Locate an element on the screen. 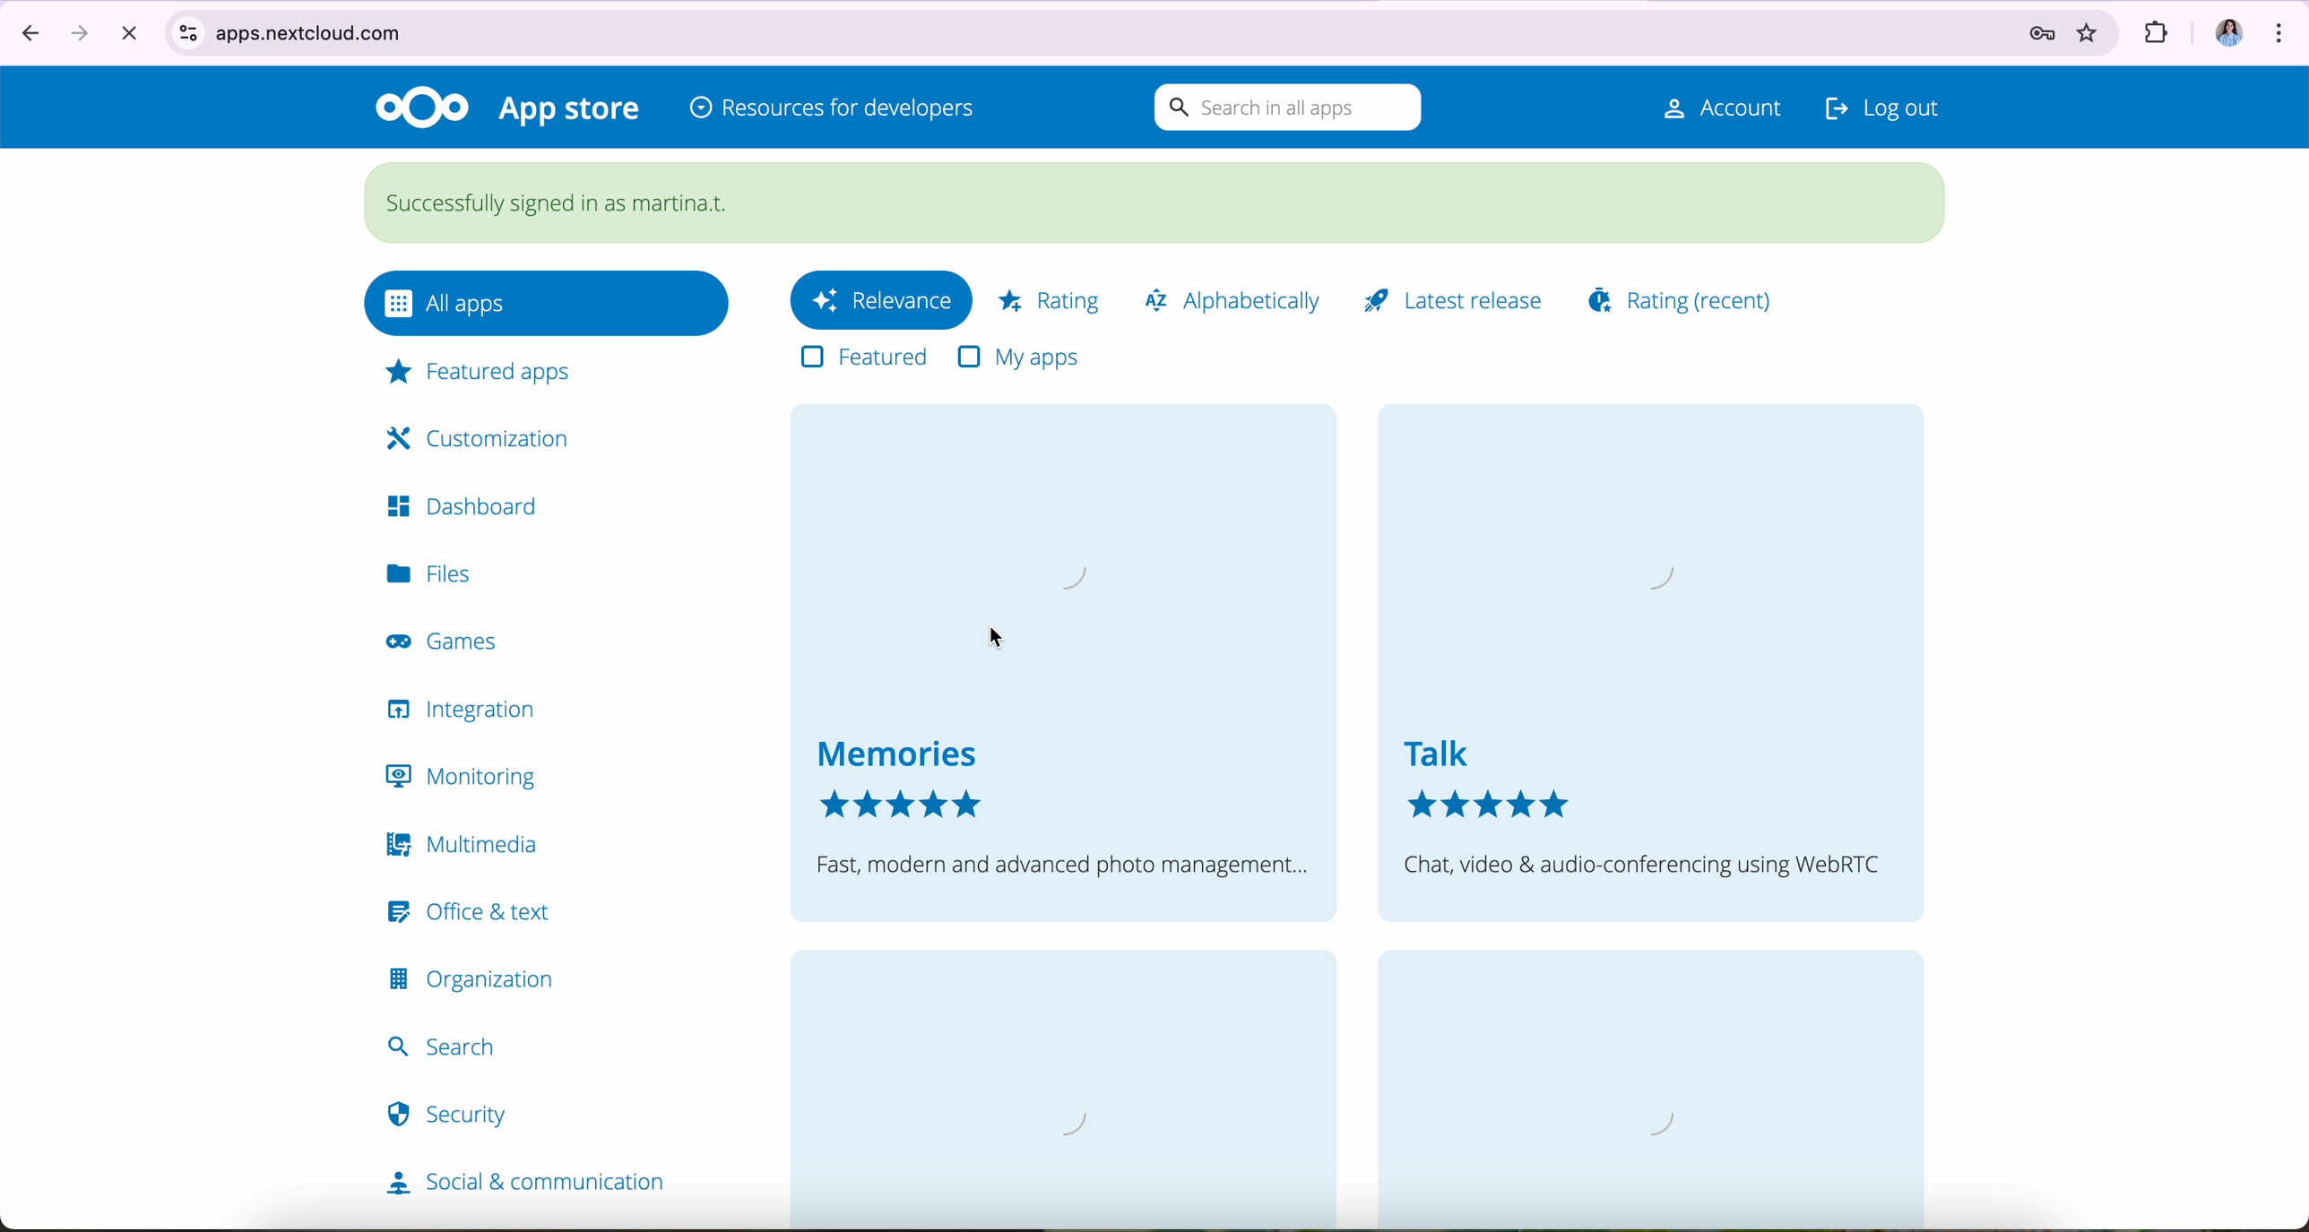  rating (recent) is located at coordinates (1684, 295).